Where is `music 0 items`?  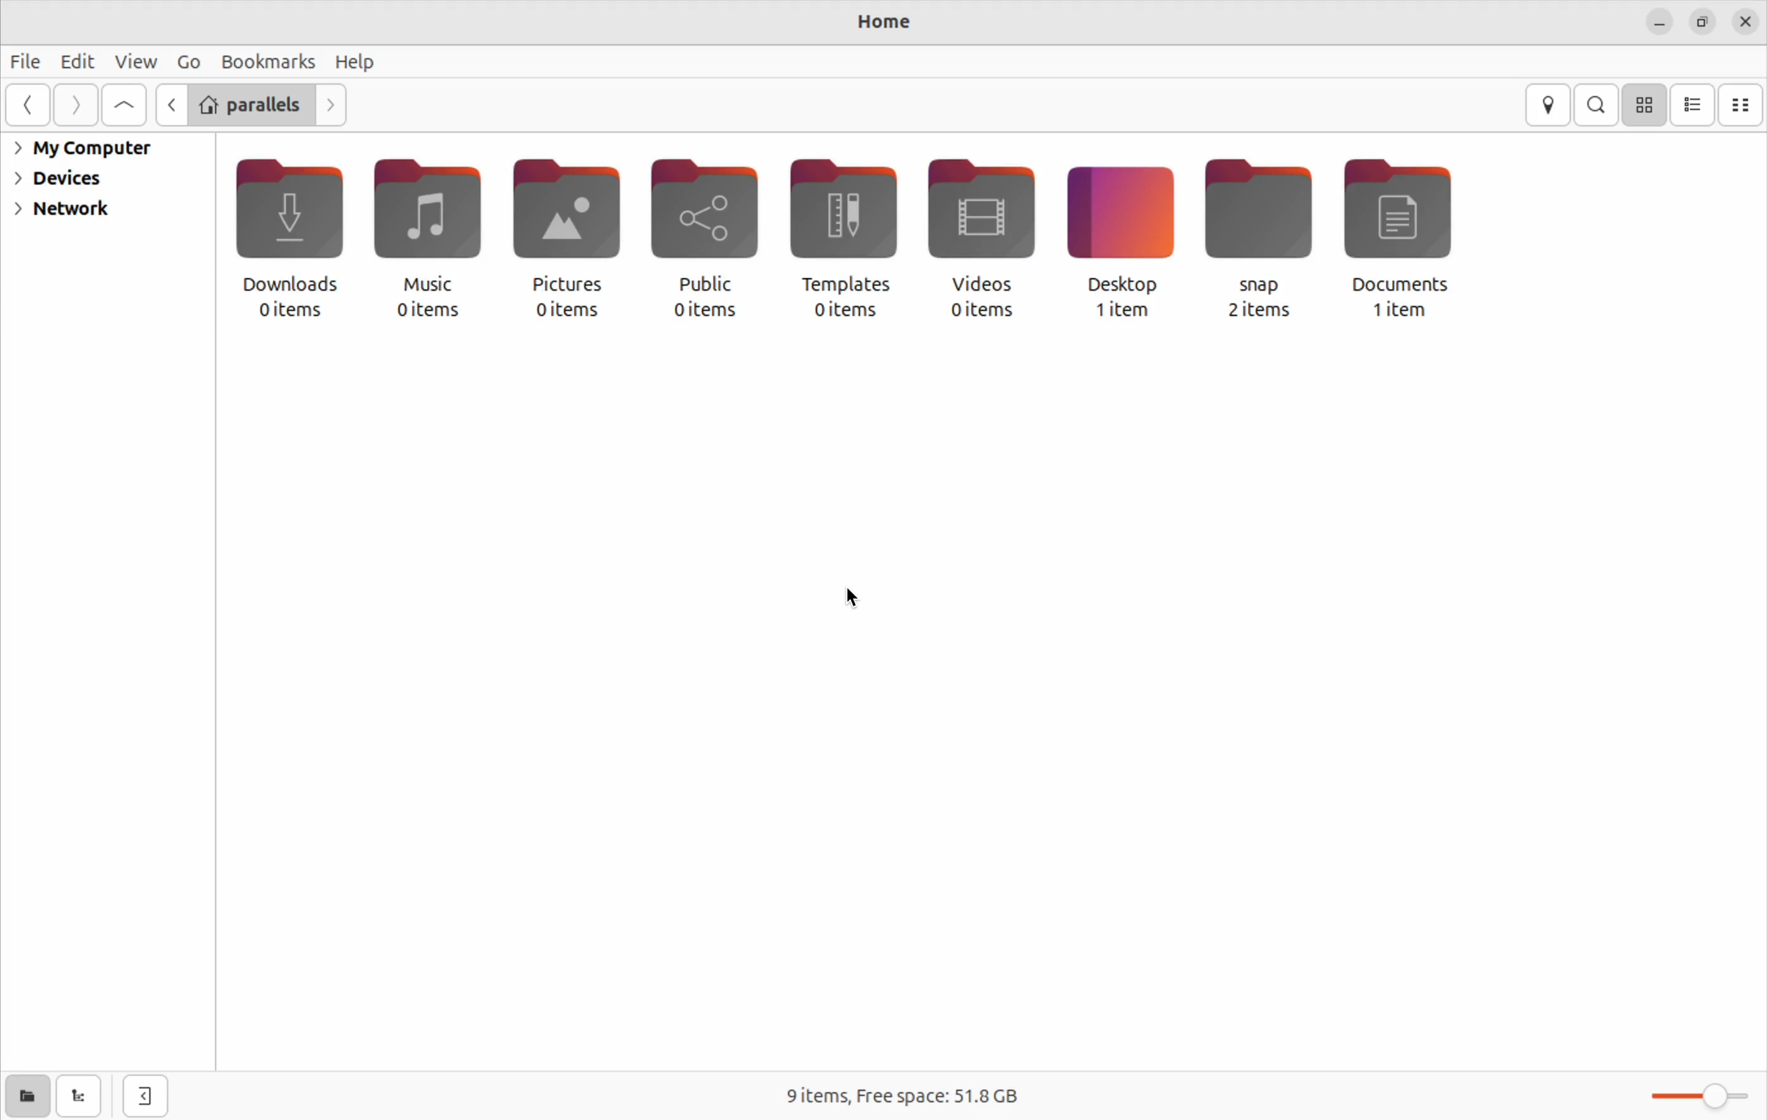
music 0 items is located at coordinates (421, 241).